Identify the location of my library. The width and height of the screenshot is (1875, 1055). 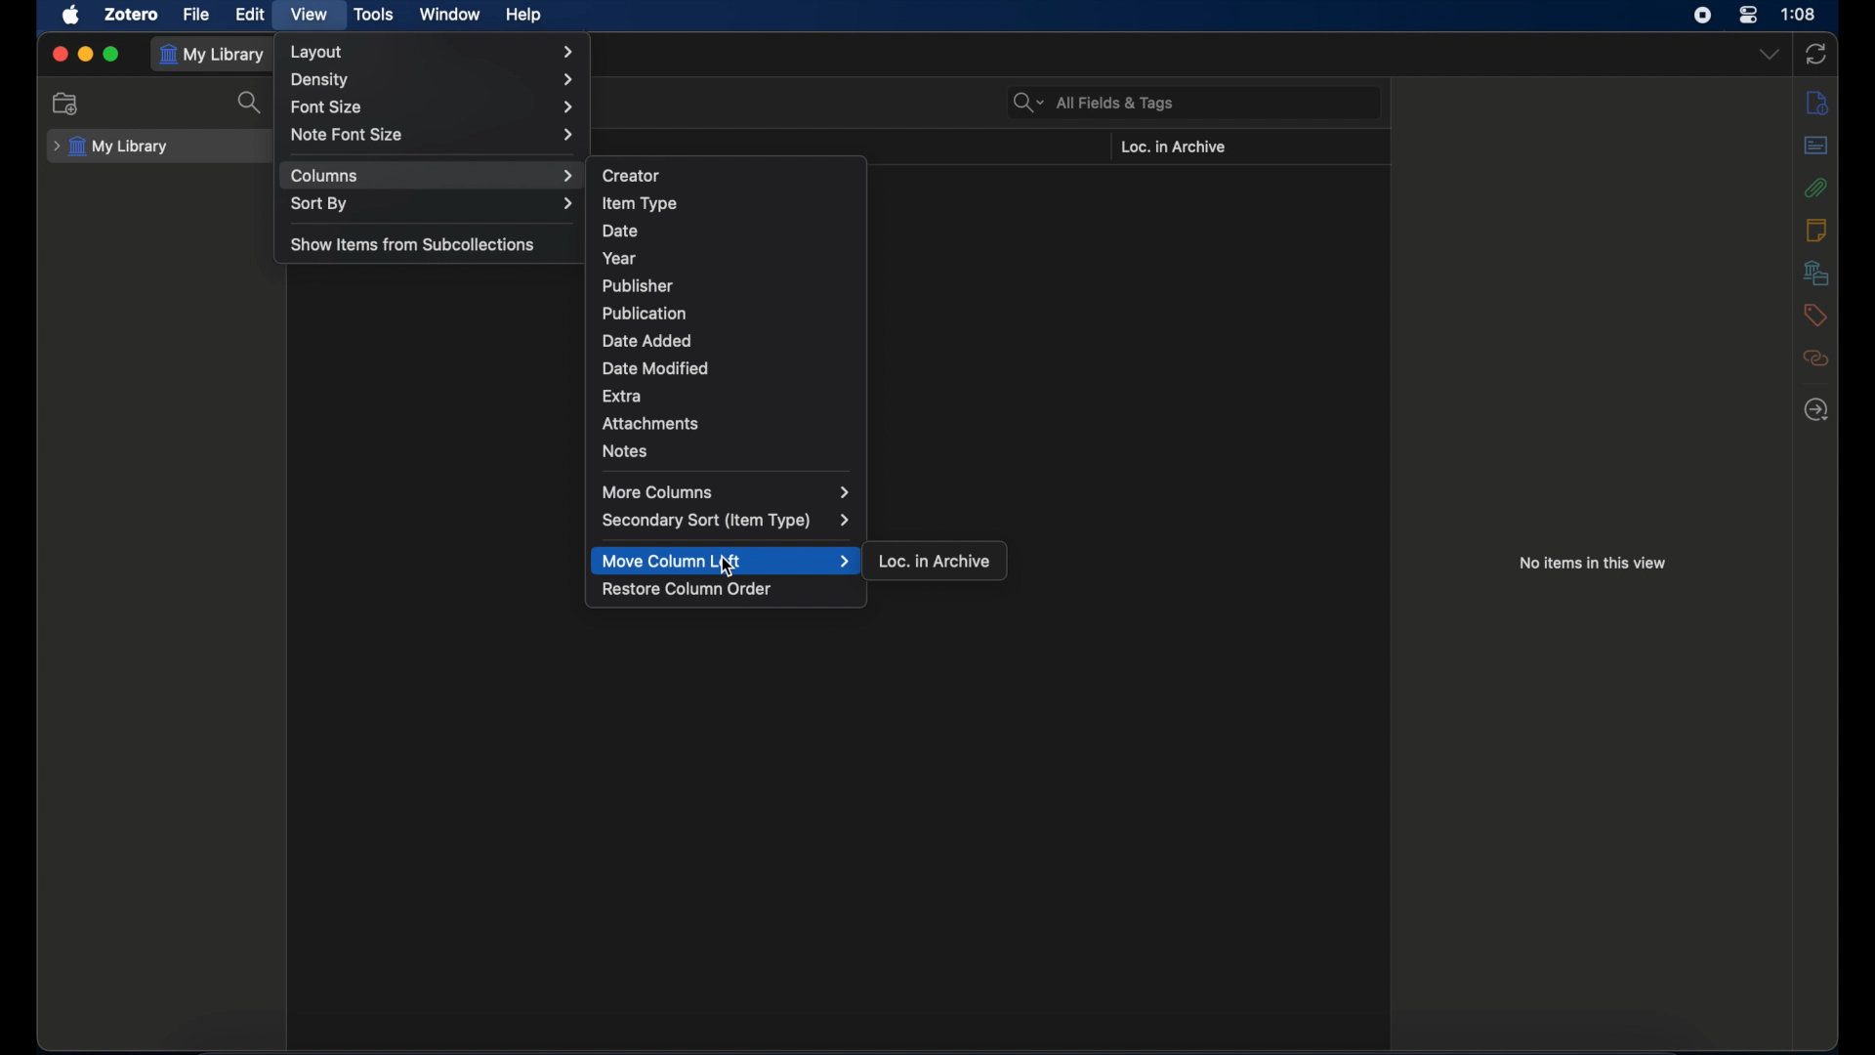
(111, 148).